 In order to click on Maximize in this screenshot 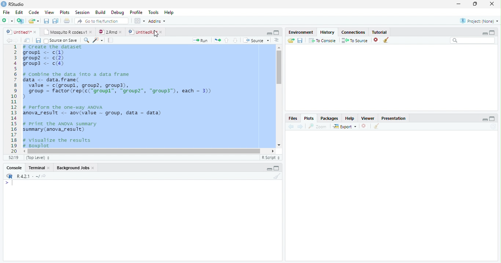, I will do `click(492, 119)`.